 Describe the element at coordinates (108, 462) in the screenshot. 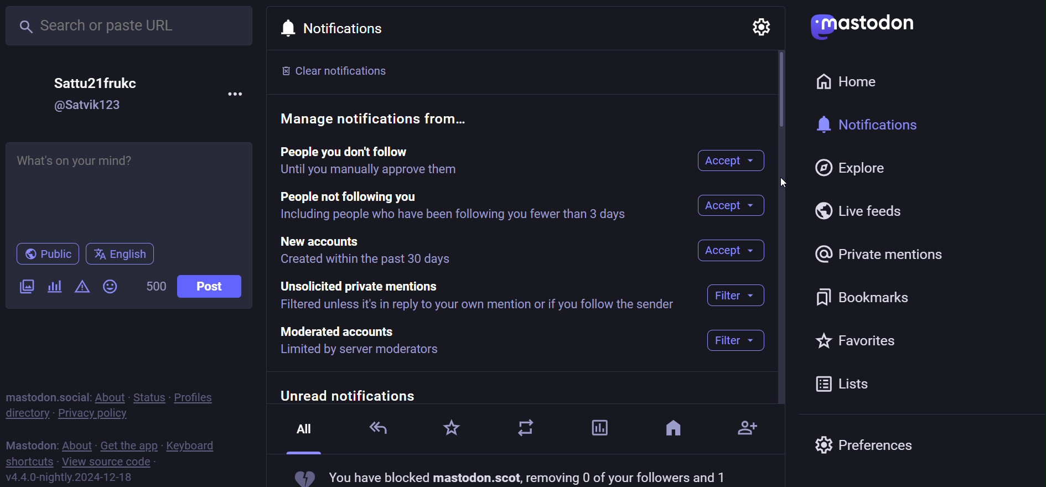

I see `view source code` at that location.